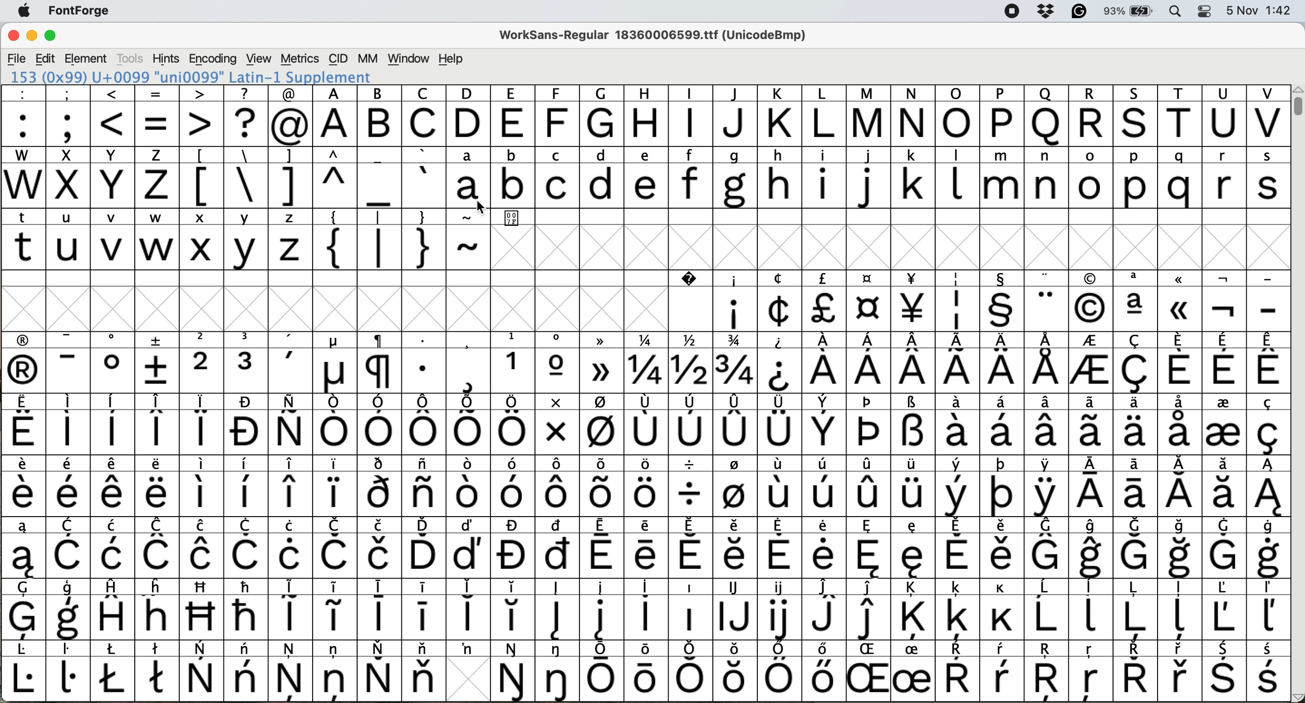  I want to click on symbol, so click(247, 424).